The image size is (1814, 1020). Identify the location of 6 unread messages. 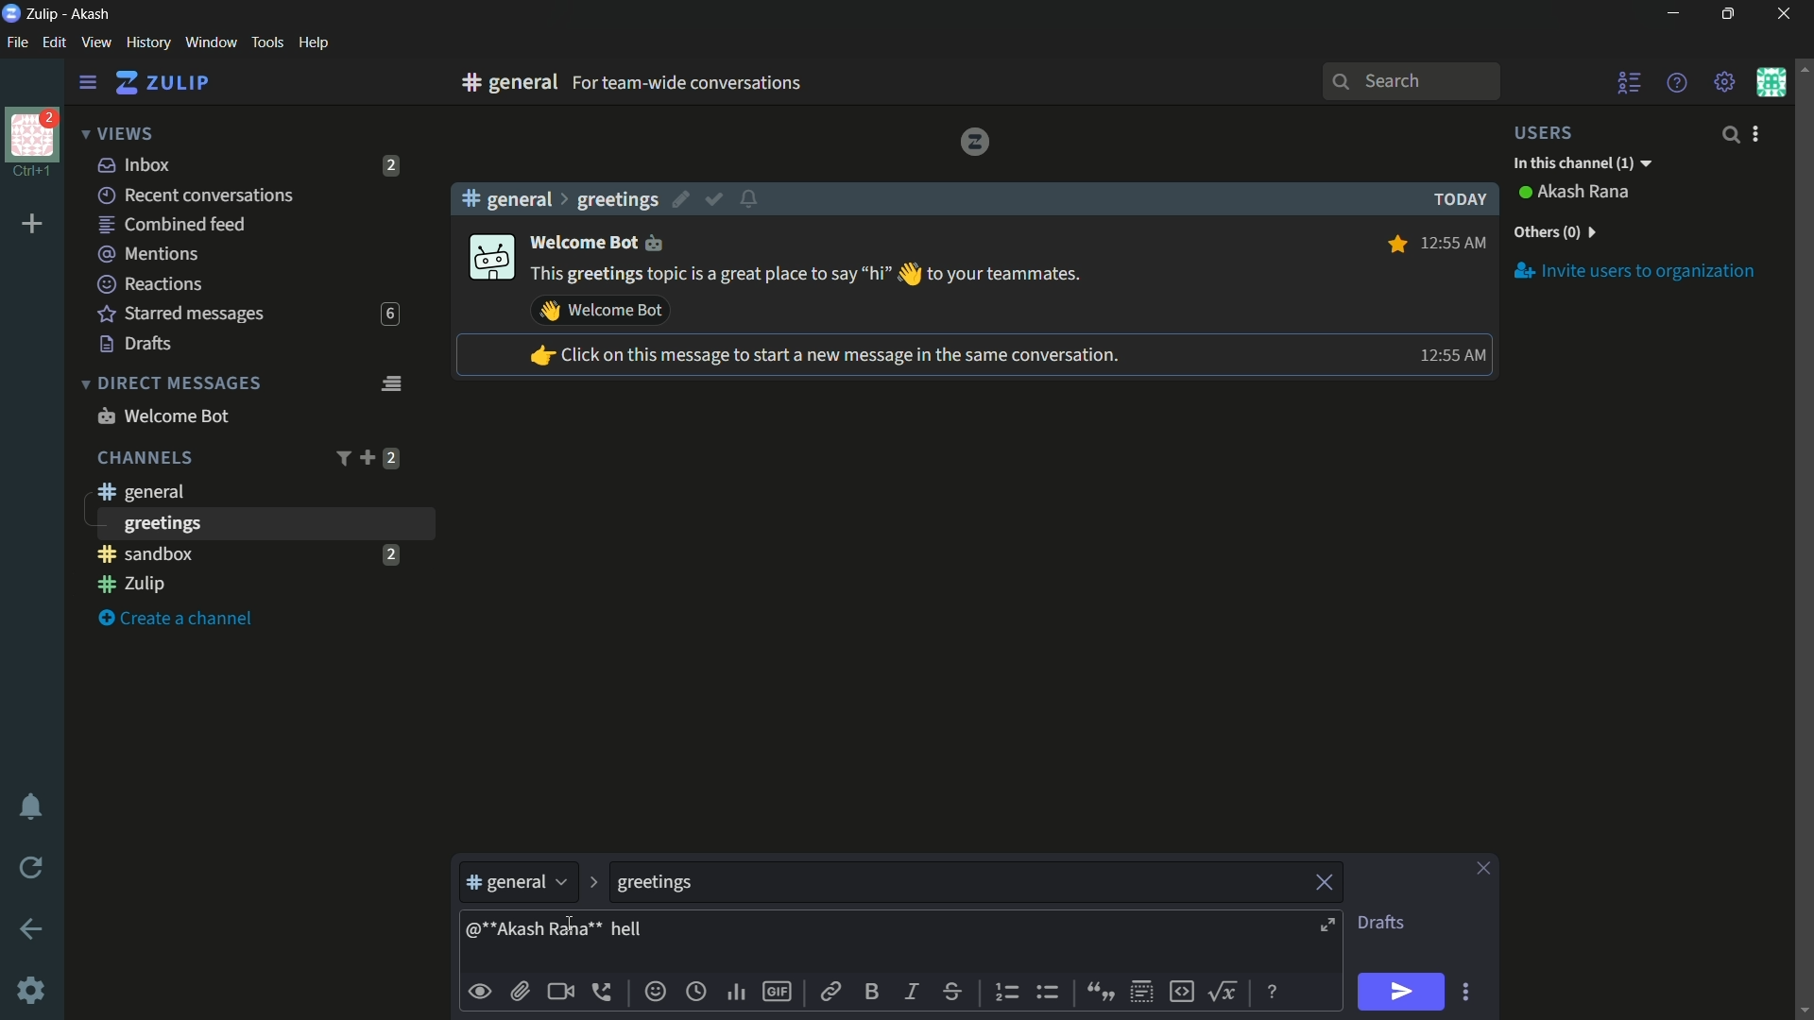
(389, 314).